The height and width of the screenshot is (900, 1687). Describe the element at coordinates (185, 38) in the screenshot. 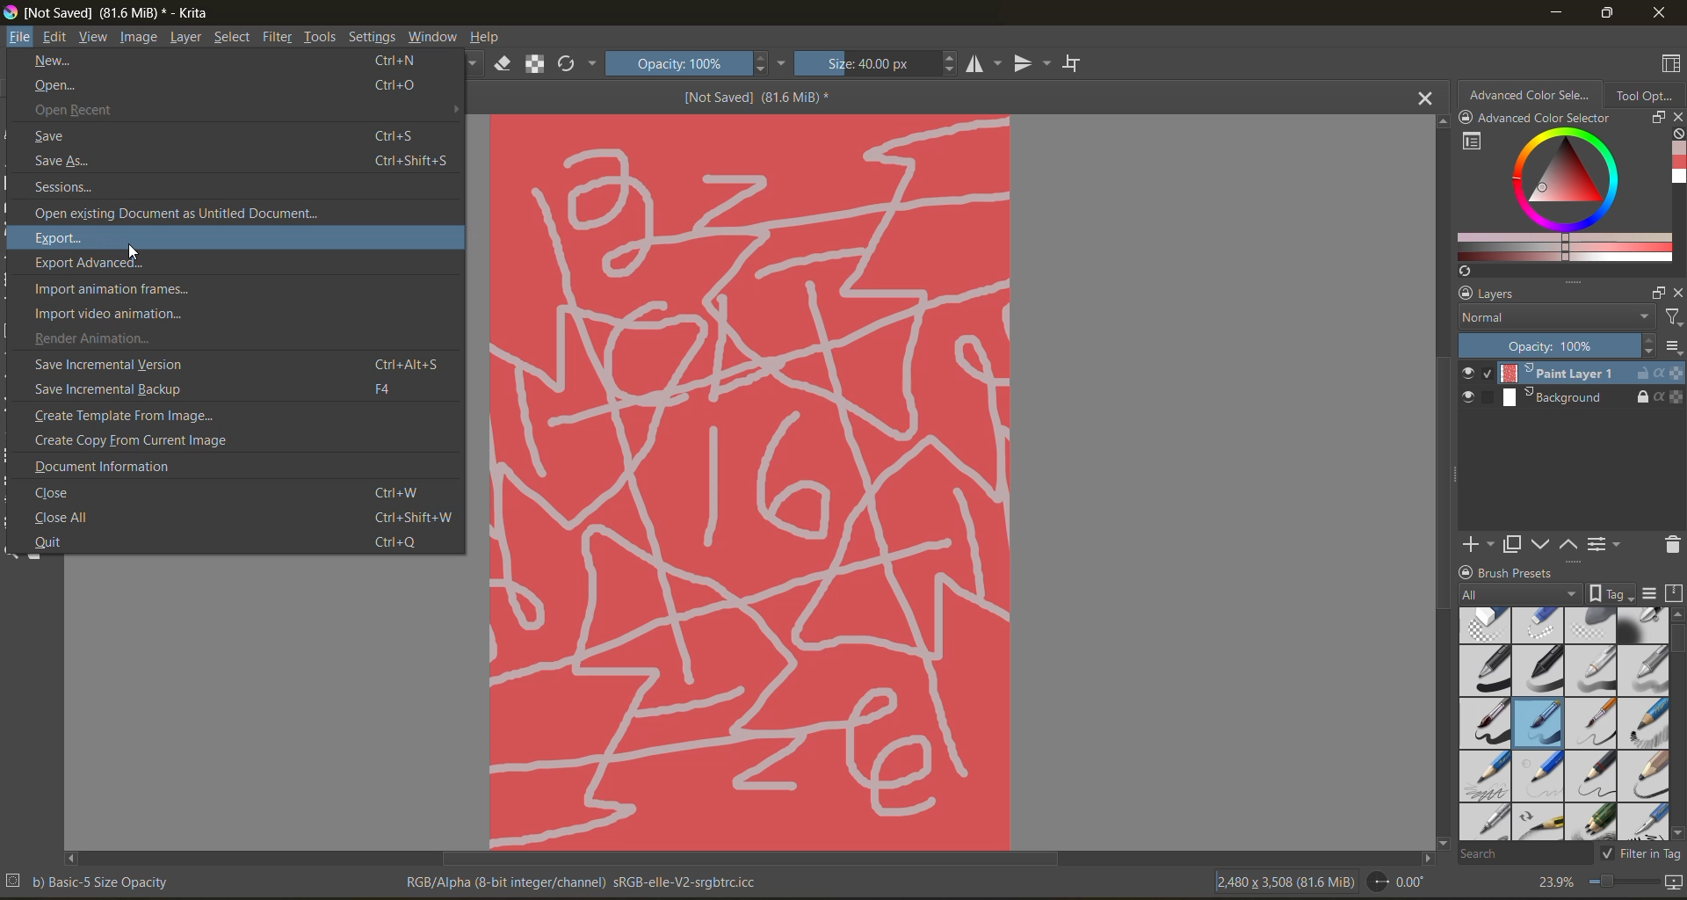

I see `layer` at that location.